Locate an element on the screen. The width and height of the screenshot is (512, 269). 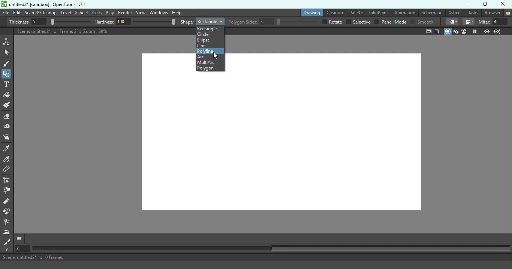
Sub-camera preview is located at coordinates (496, 31).